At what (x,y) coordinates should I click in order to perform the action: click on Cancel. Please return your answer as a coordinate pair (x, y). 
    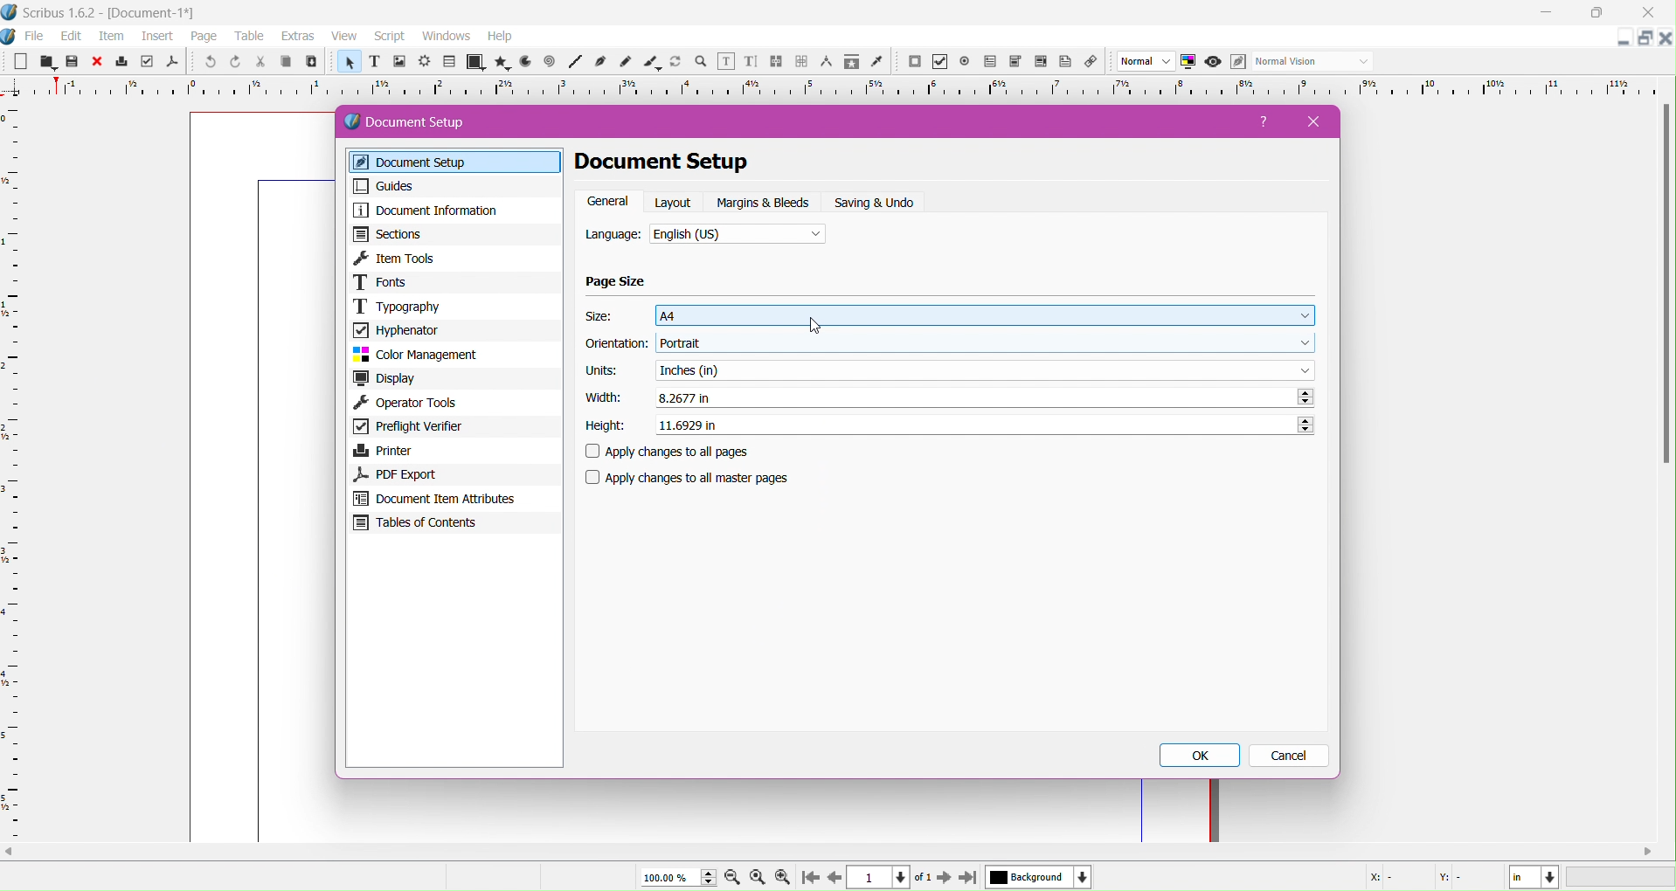
    Looking at the image, I should click on (1291, 756).